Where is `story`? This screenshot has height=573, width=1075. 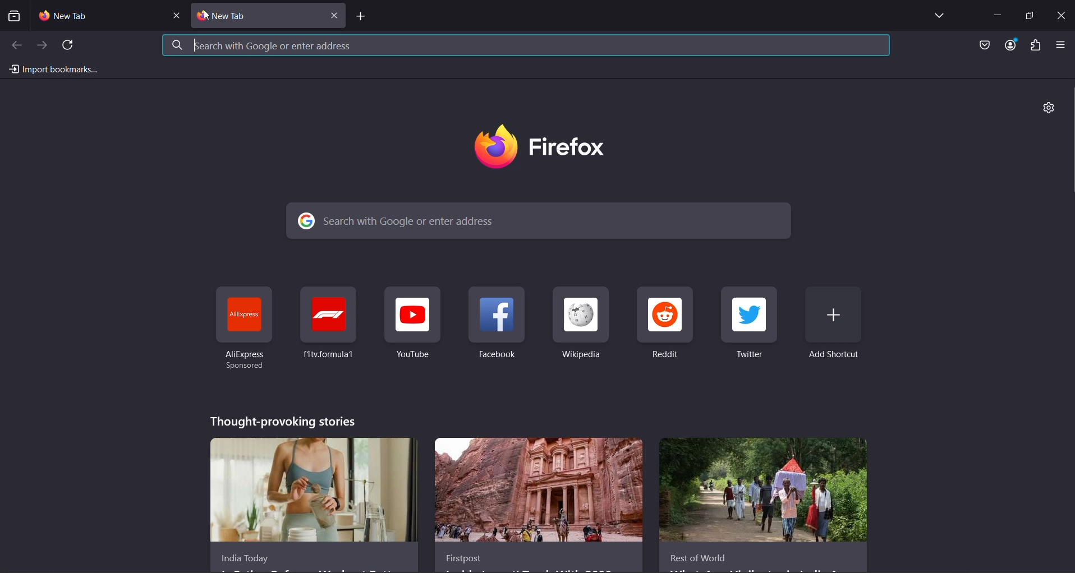 story is located at coordinates (537, 506).